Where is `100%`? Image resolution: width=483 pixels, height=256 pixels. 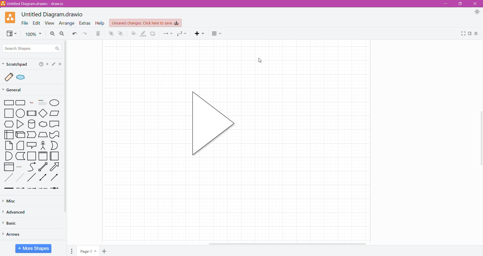
100% is located at coordinates (33, 34).